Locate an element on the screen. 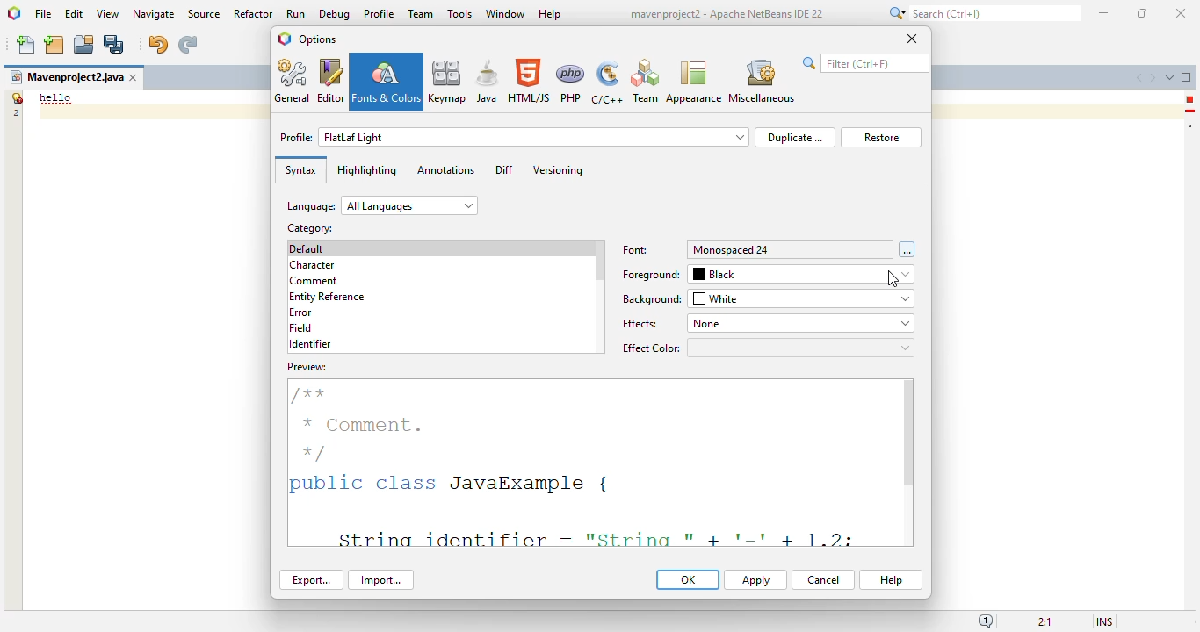 This screenshot has height=632, width=1200. identifier is located at coordinates (310, 344).